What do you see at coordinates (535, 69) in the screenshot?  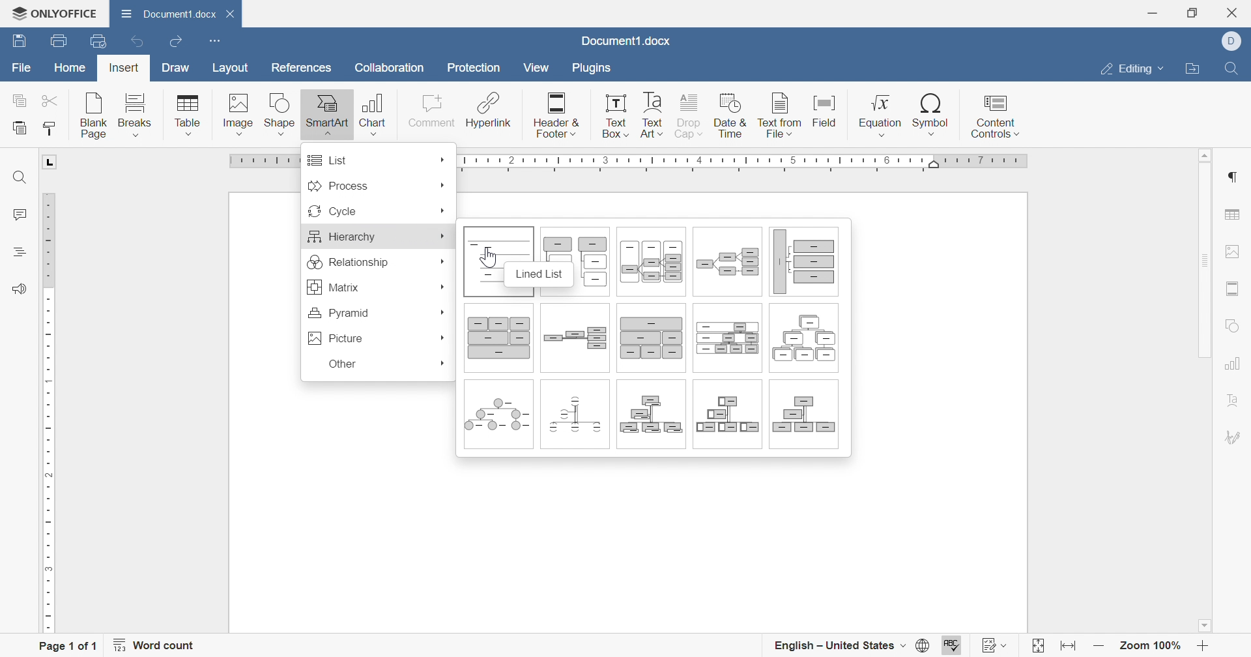 I see `View` at bounding box center [535, 69].